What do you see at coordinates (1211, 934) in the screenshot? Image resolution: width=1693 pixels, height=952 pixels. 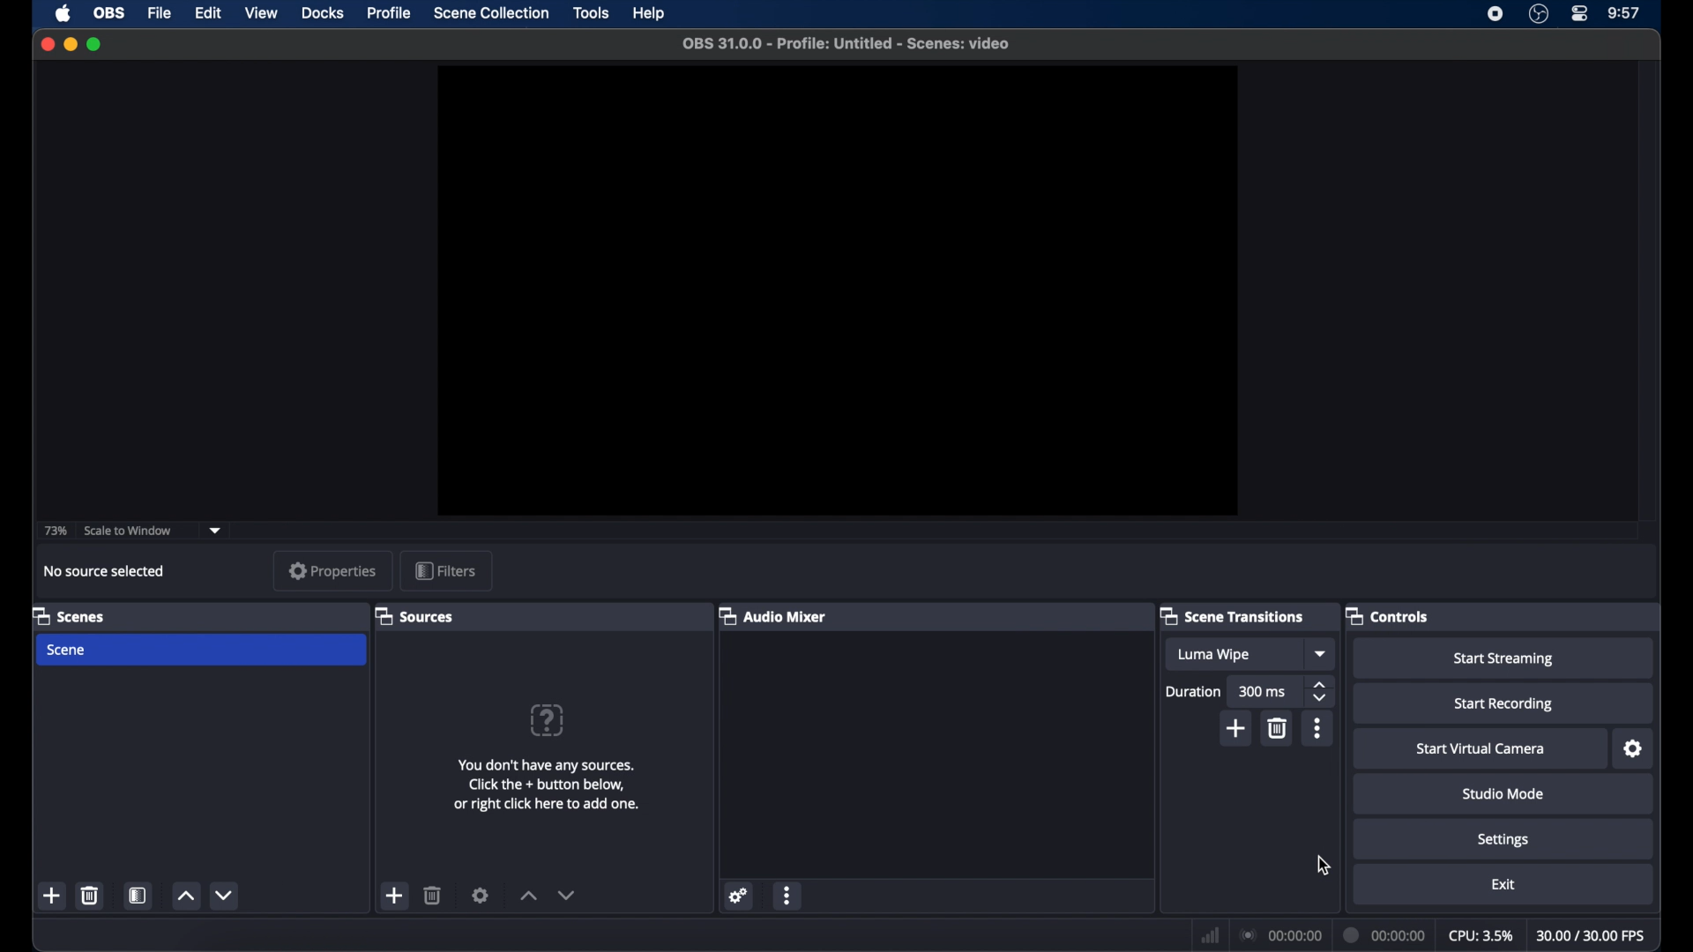 I see `network` at bounding box center [1211, 934].